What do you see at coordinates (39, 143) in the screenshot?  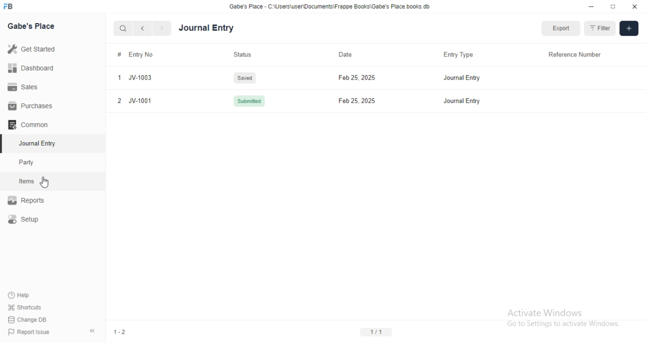 I see `Journal Entry` at bounding box center [39, 143].